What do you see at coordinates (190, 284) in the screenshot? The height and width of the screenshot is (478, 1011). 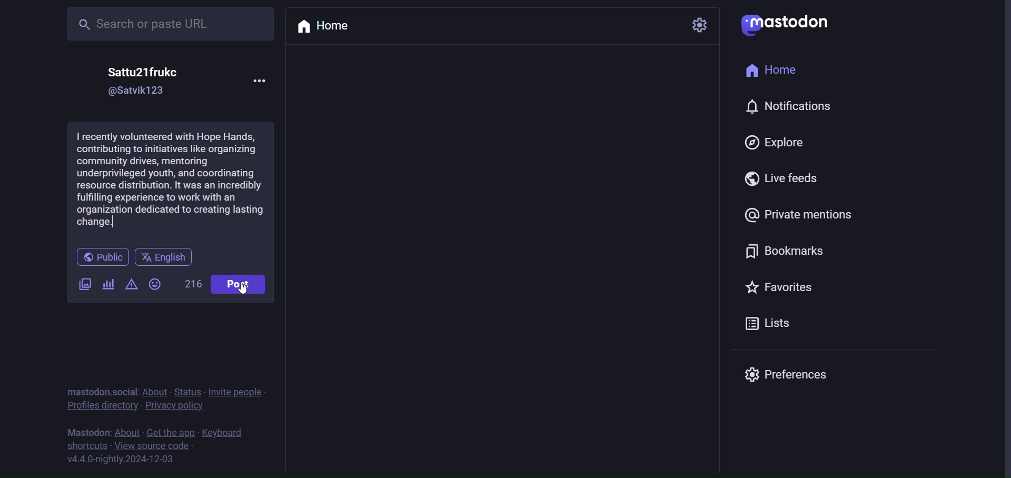 I see `word limit` at bounding box center [190, 284].